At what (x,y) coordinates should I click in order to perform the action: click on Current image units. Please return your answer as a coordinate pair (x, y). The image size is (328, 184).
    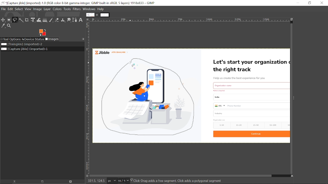
    Looking at the image, I should click on (111, 181).